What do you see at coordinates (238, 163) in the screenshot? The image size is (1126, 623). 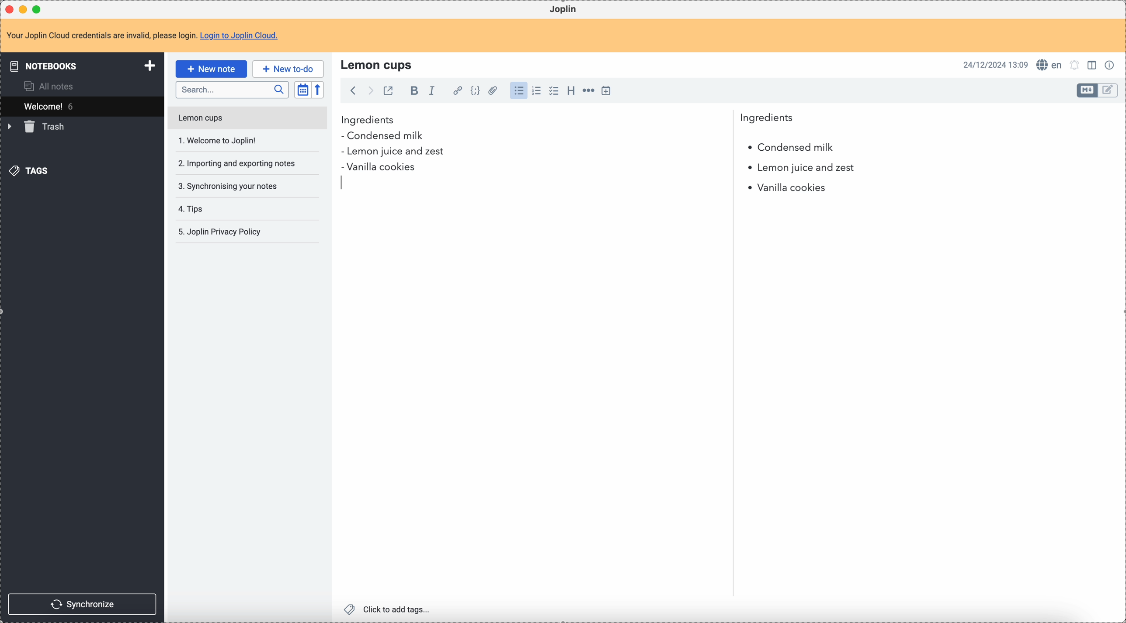 I see `importing and exporting your notes` at bounding box center [238, 163].